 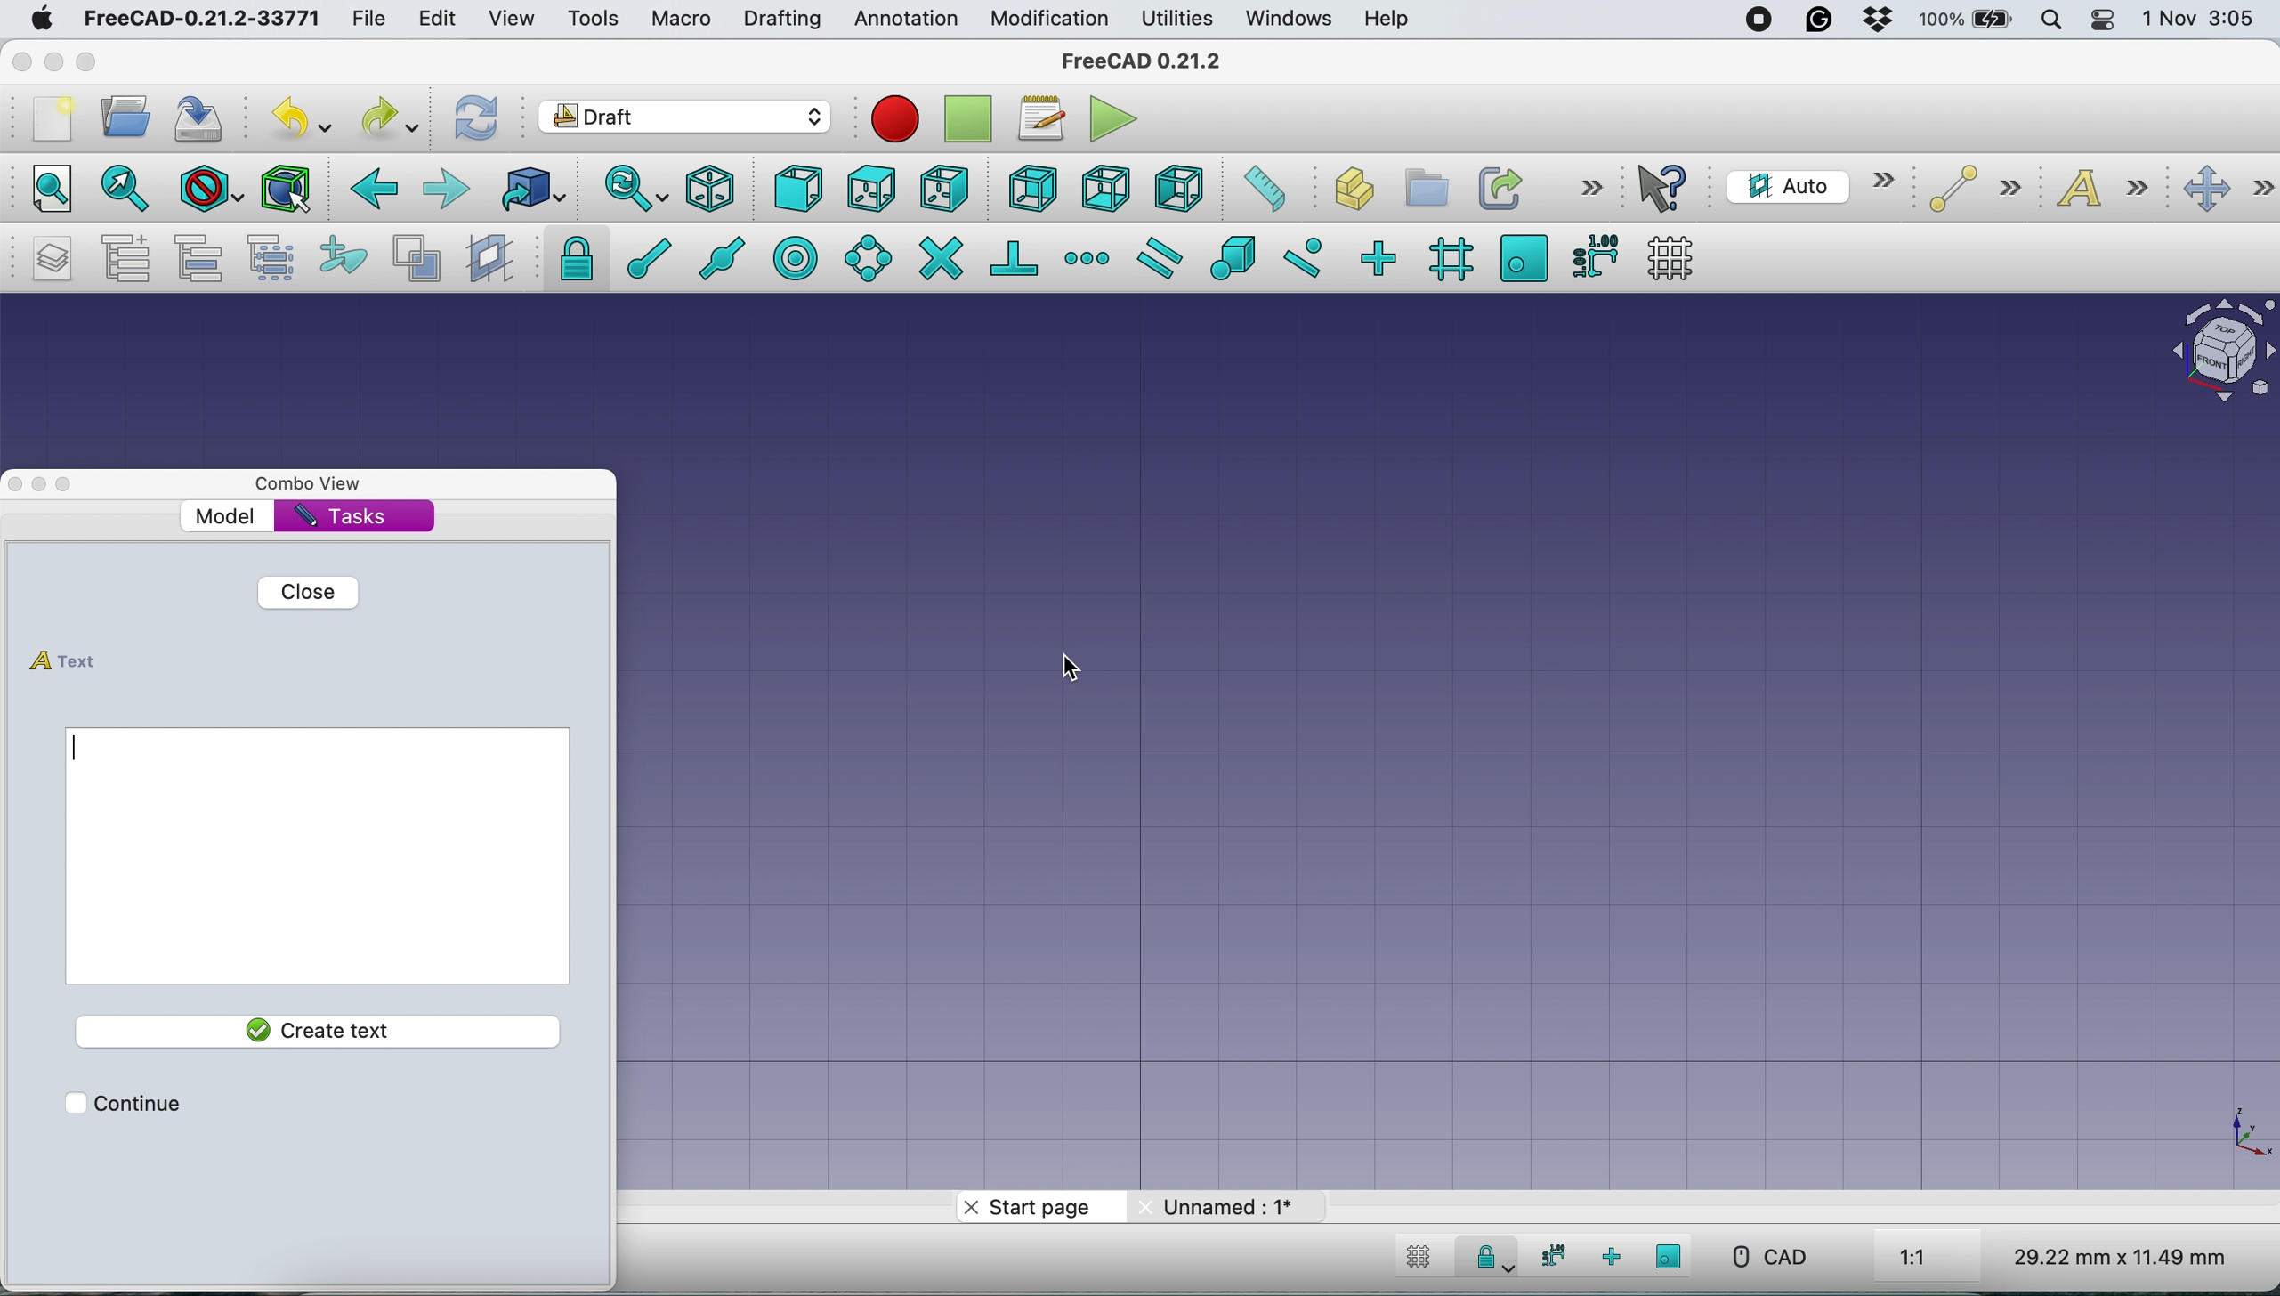 What do you see at coordinates (1592, 259) in the screenshot?
I see `snap dimensions` at bounding box center [1592, 259].